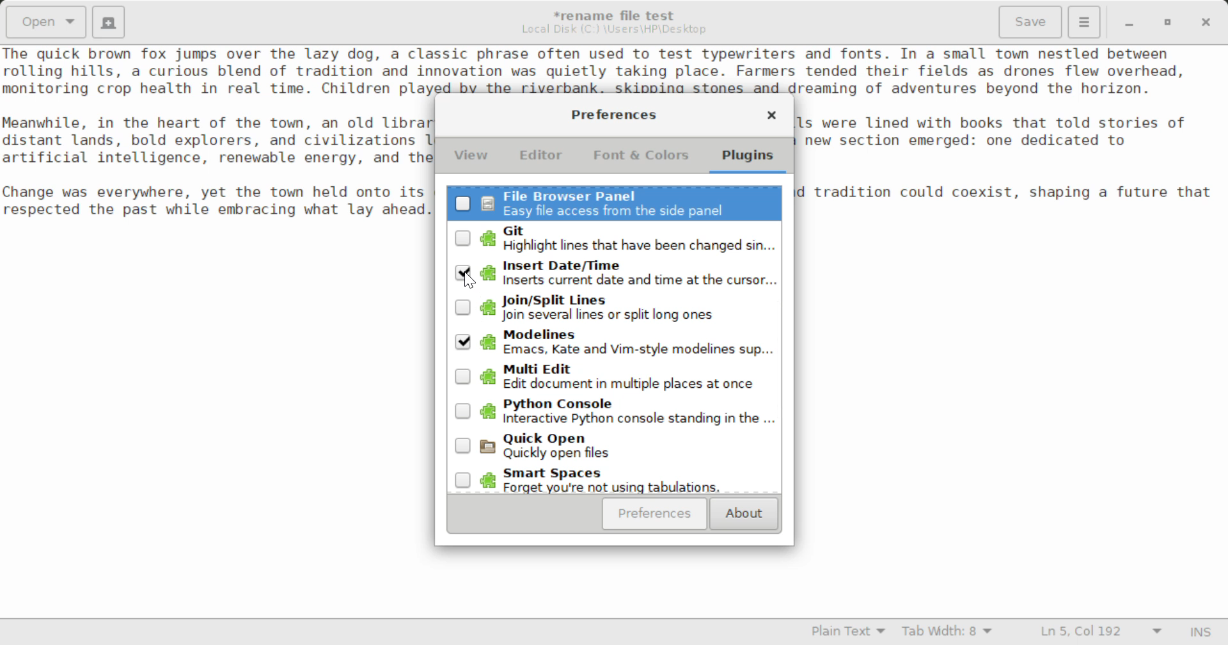  Describe the element at coordinates (614, 29) in the screenshot. I see `File Location` at that location.